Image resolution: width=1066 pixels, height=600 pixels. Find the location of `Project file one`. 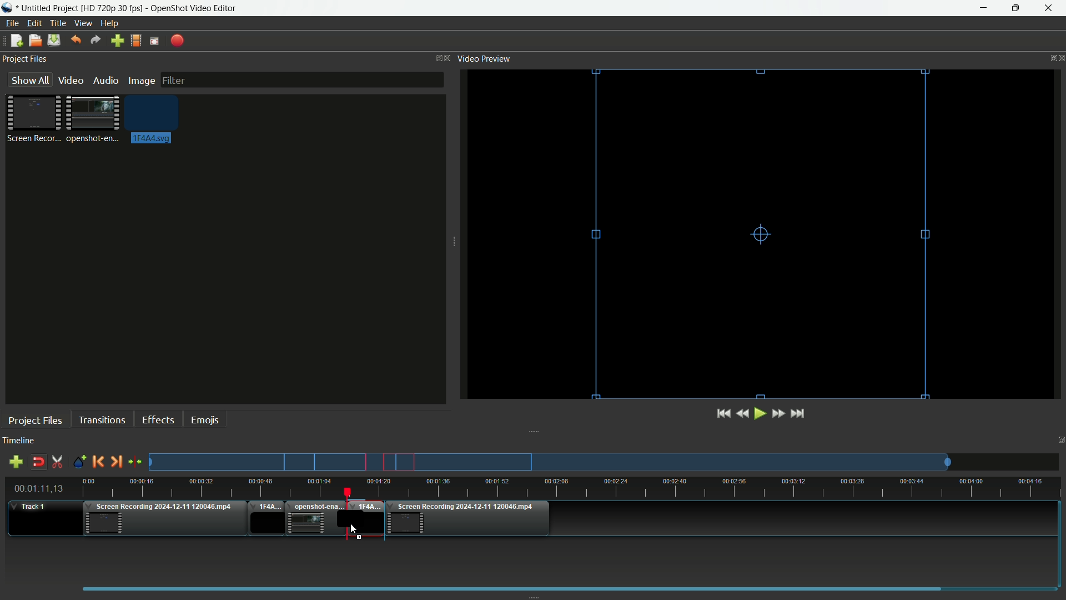

Project file one is located at coordinates (36, 118).